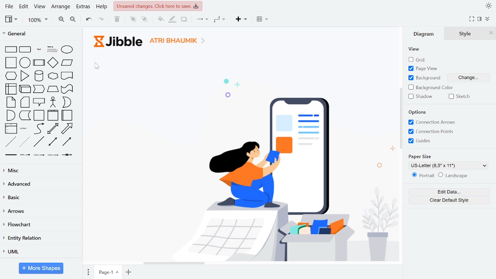 The height and width of the screenshot is (279, 496). What do you see at coordinates (450, 192) in the screenshot?
I see `edit data` at bounding box center [450, 192].